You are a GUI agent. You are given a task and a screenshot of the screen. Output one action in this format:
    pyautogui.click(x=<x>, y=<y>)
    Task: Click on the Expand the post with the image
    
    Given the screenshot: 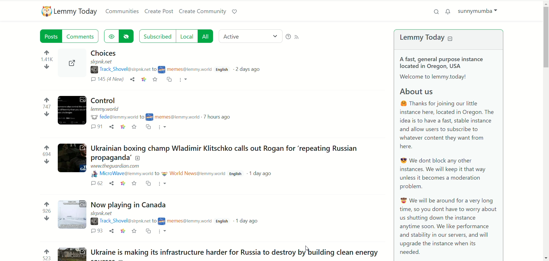 What is the action you would take?
    pyautogui.click(x=73, y=110)
    